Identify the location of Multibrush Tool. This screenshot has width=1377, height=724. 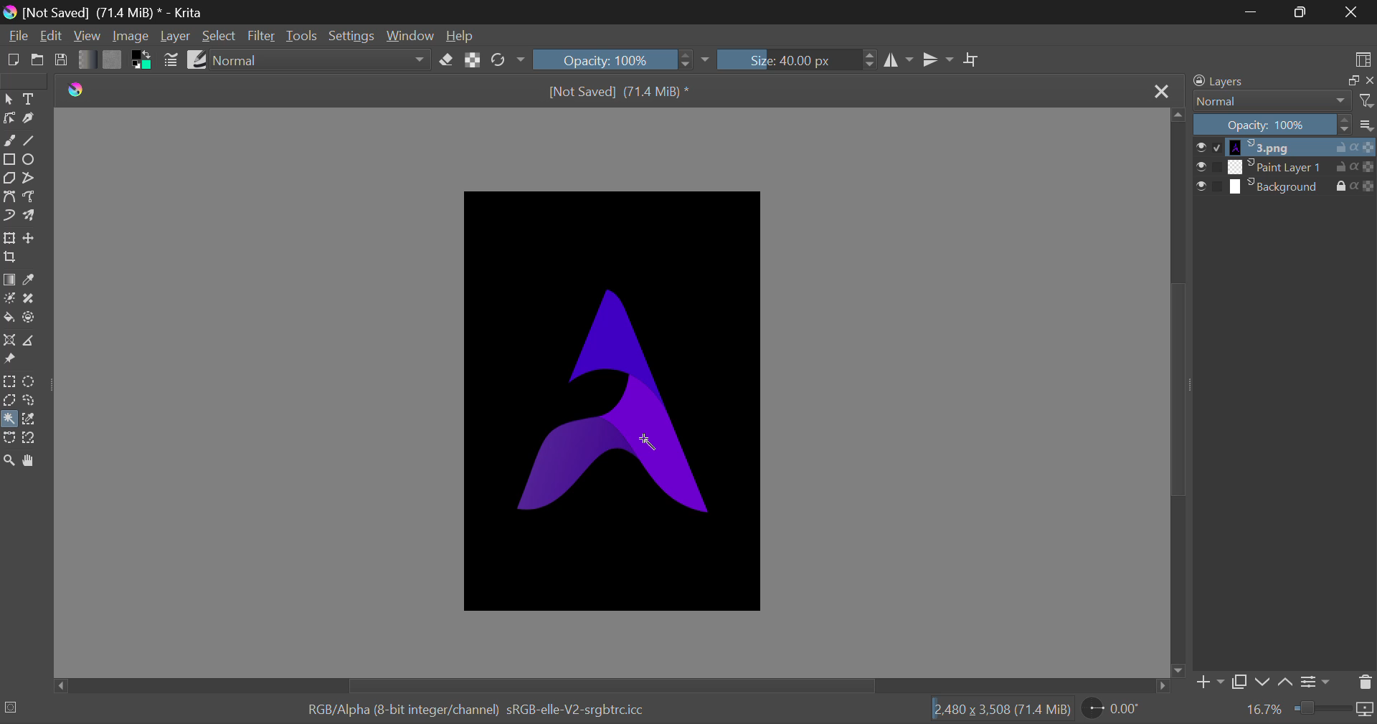
(32, 218).